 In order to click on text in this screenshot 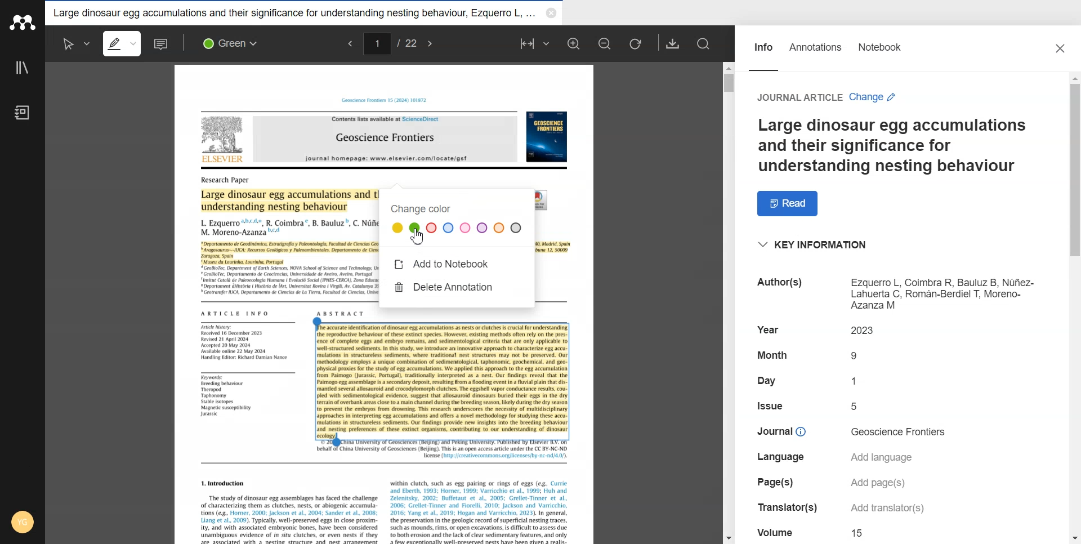, I will do `click(226, 396)`.